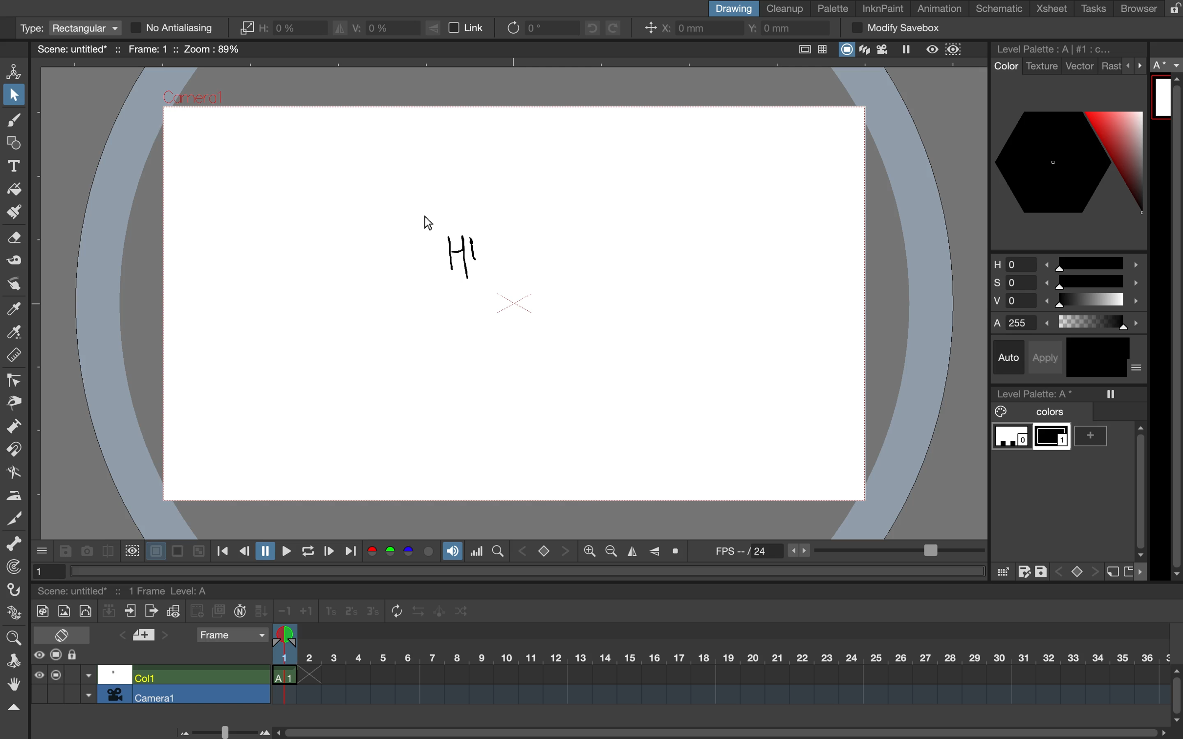 This screenshot has width=1183, height=739. What do you see at coordinates (56, 655) in the screenshot?
I see `camera stand visibility toggle all` at bounding box center [56, 655].